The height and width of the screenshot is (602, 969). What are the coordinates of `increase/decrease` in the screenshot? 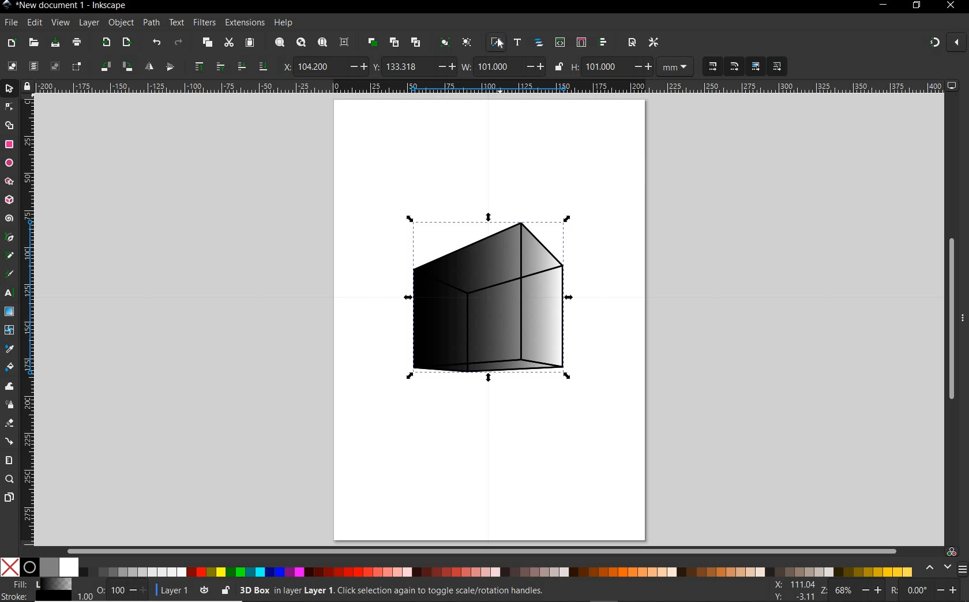 It's located at (535, 66).